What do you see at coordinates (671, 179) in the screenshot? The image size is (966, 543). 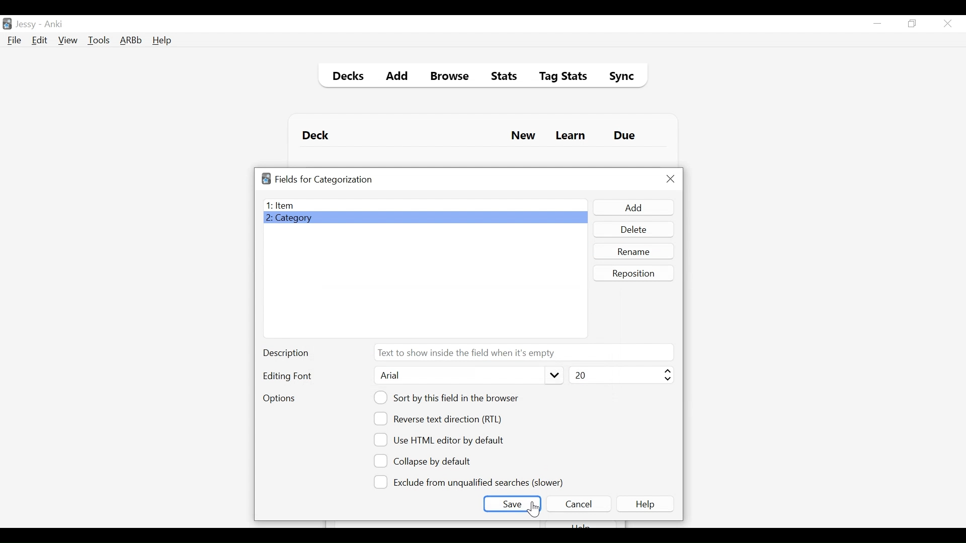 I see `Close` at bounding box center [671, 179].